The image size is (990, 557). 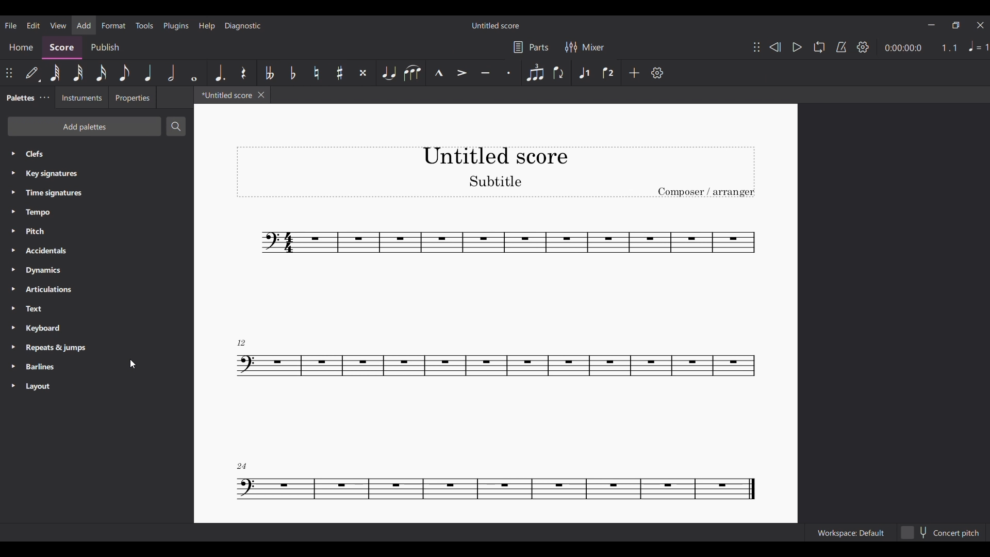 What do you see at coordinates (980, 25) in the screenshot?
I see `Close interface` at bounding box center [980, 25].